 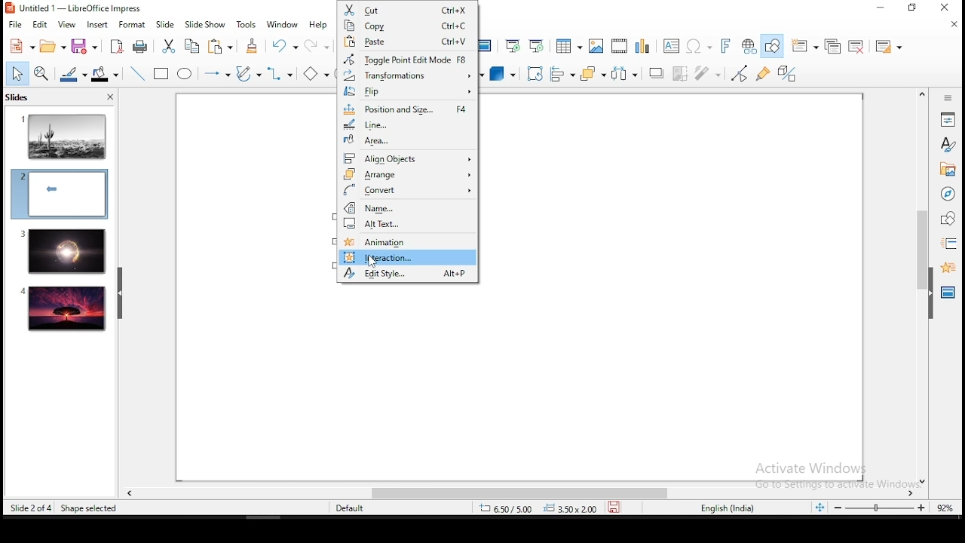 I want to click on styles, so click(x=948, y=144).